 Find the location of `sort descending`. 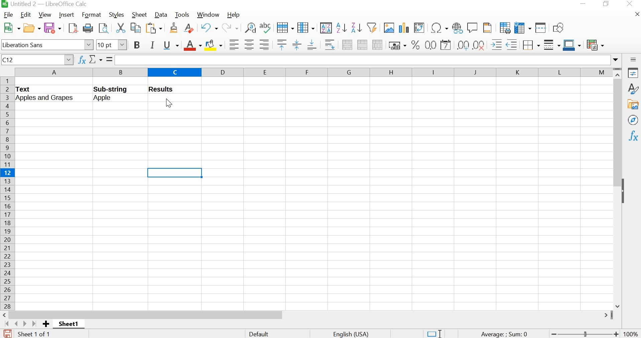

sort descending is located at coordinates (356, 27).